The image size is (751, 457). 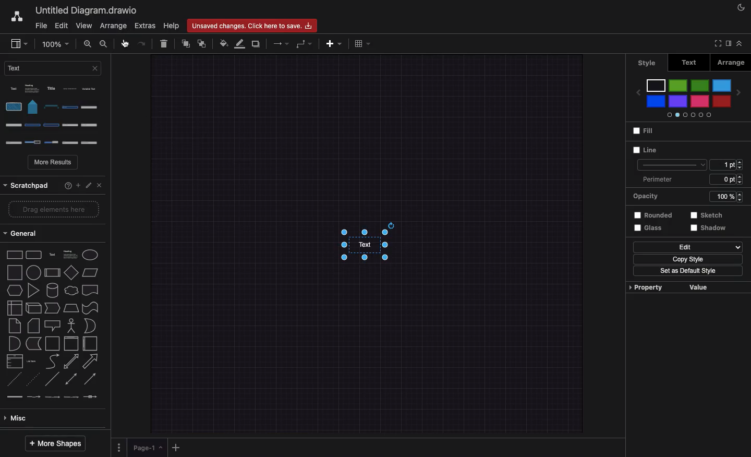 I want to click on Trash, so click(x=165, y=45).